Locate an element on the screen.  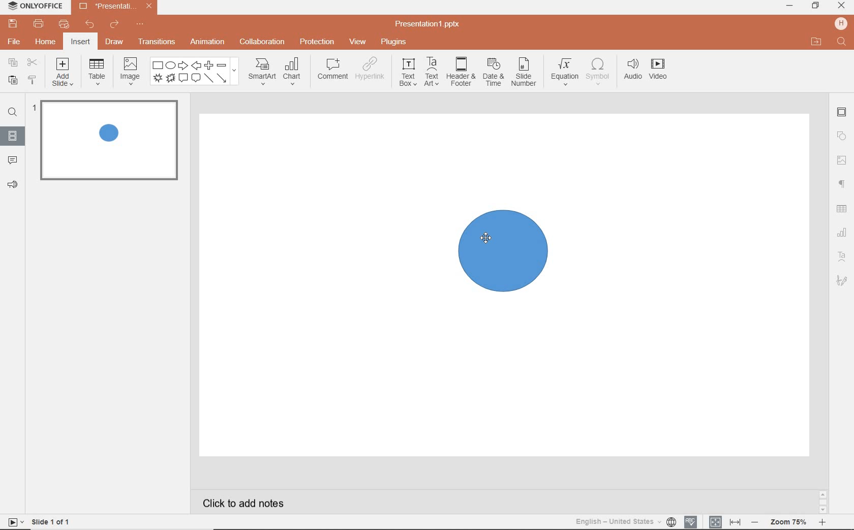
slide number is located at coordinates (524, 73).